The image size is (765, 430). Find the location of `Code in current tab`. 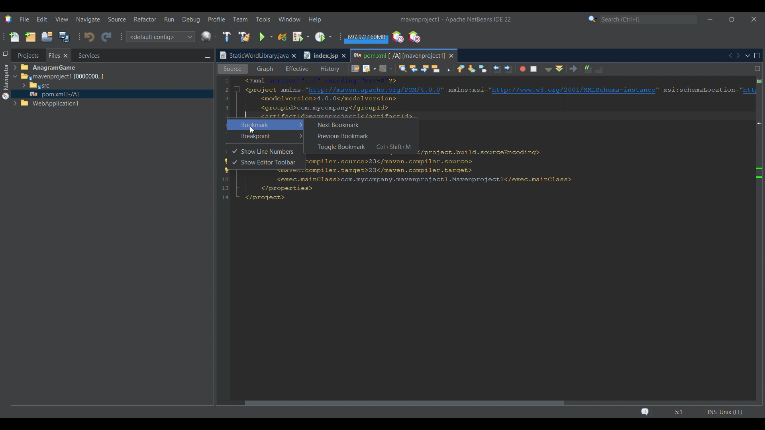

Code in current tab is located at coordinates (487, 140).